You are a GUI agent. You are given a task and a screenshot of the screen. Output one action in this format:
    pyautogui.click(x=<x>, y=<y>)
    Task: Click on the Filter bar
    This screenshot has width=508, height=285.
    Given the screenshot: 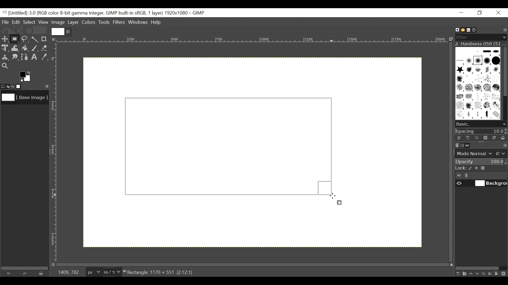 What is the action you would take?
    pyautogui.click(x=480, y=37)
    